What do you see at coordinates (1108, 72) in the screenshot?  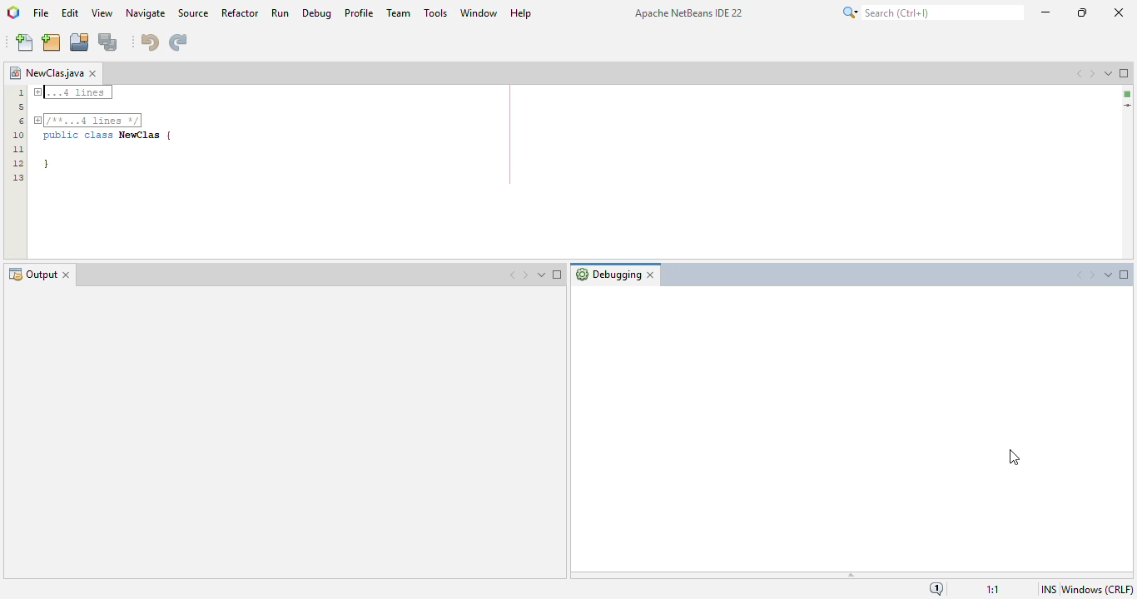 I see `show opened documents list` at bounding box center [1108, 72].